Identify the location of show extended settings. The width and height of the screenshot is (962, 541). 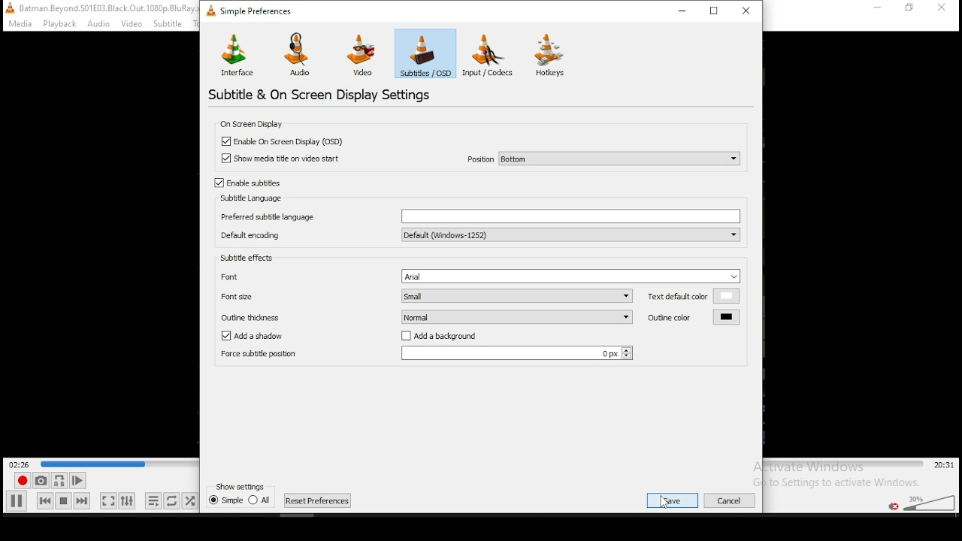
(126, 501).